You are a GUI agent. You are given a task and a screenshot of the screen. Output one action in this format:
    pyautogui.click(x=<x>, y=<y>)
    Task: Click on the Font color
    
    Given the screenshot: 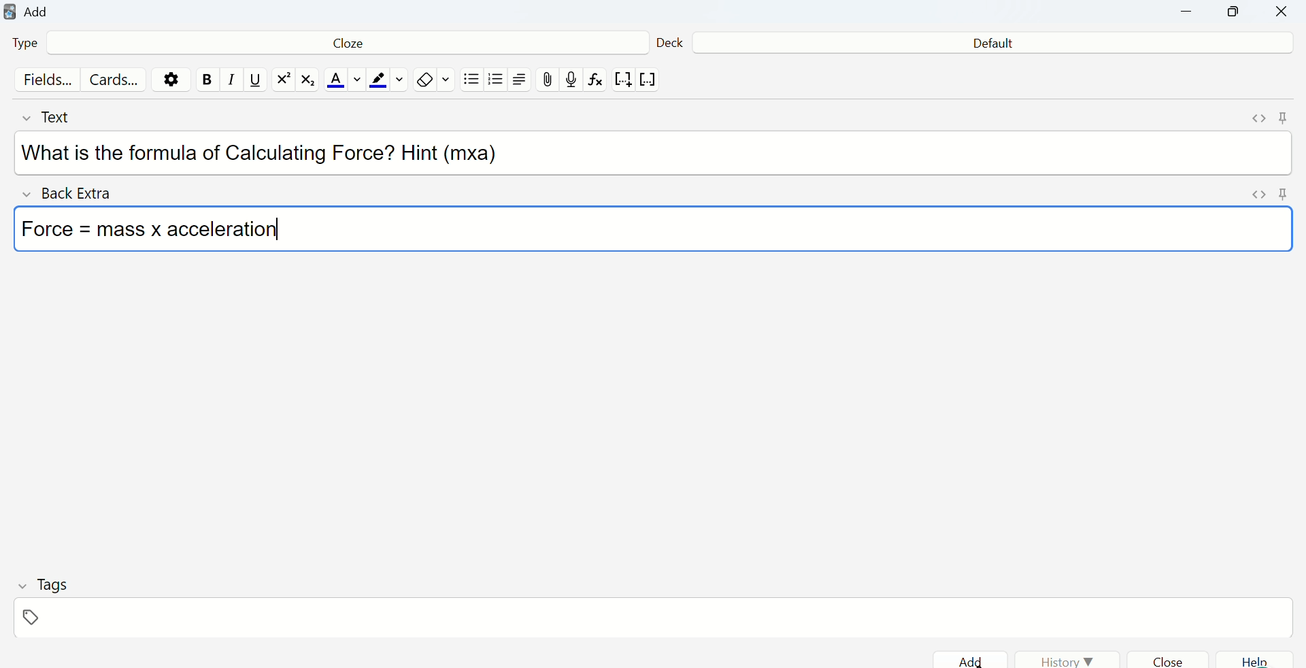 What is the action you would take?
    pyautogui.click(x=341, y=81)
    